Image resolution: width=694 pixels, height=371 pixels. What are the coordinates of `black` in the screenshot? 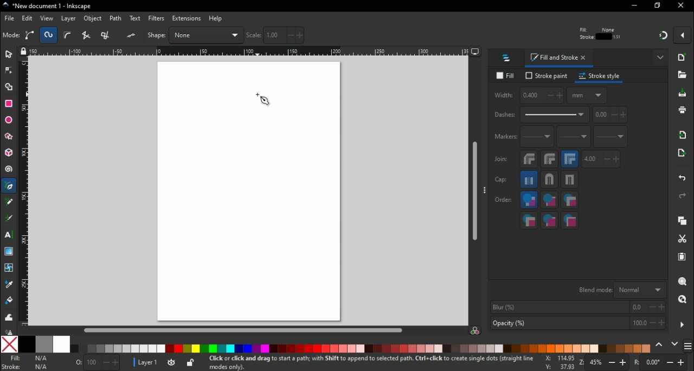 It's located at (27, 344).